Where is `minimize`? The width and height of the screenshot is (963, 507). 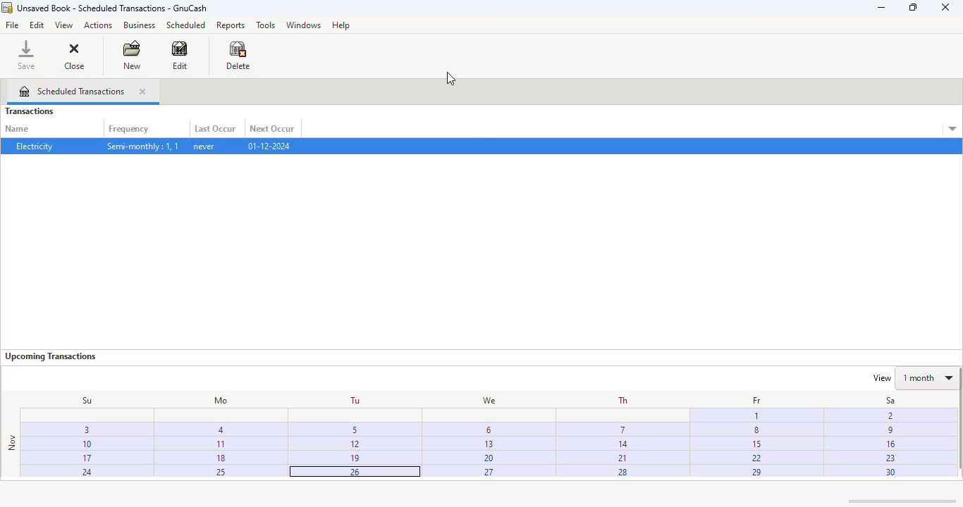
minimize is located at coordinates (881, 8).